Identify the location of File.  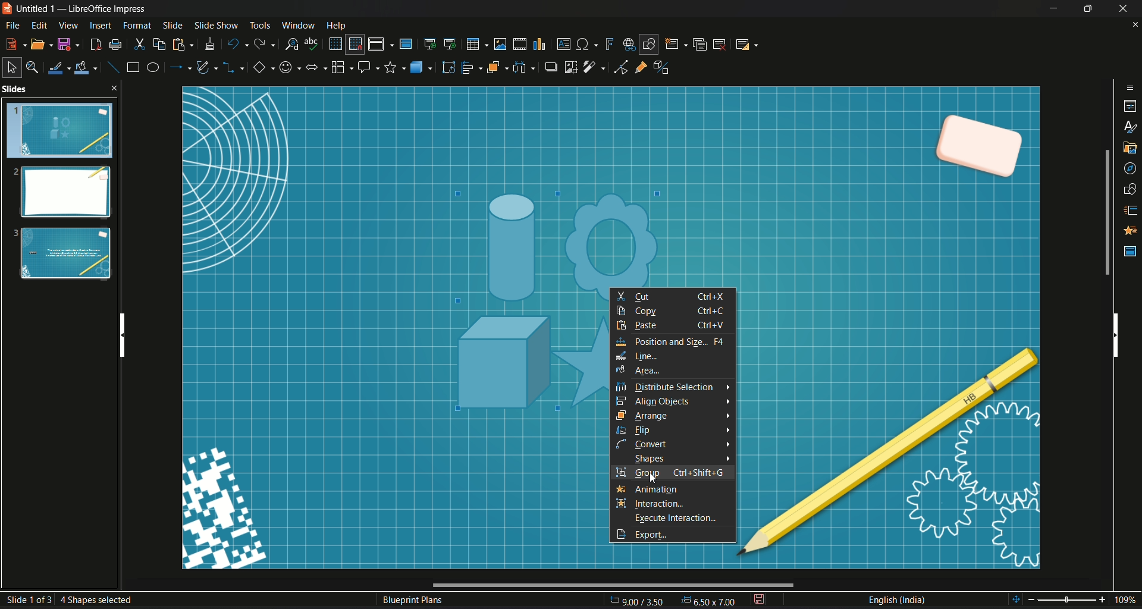
(12, 27).